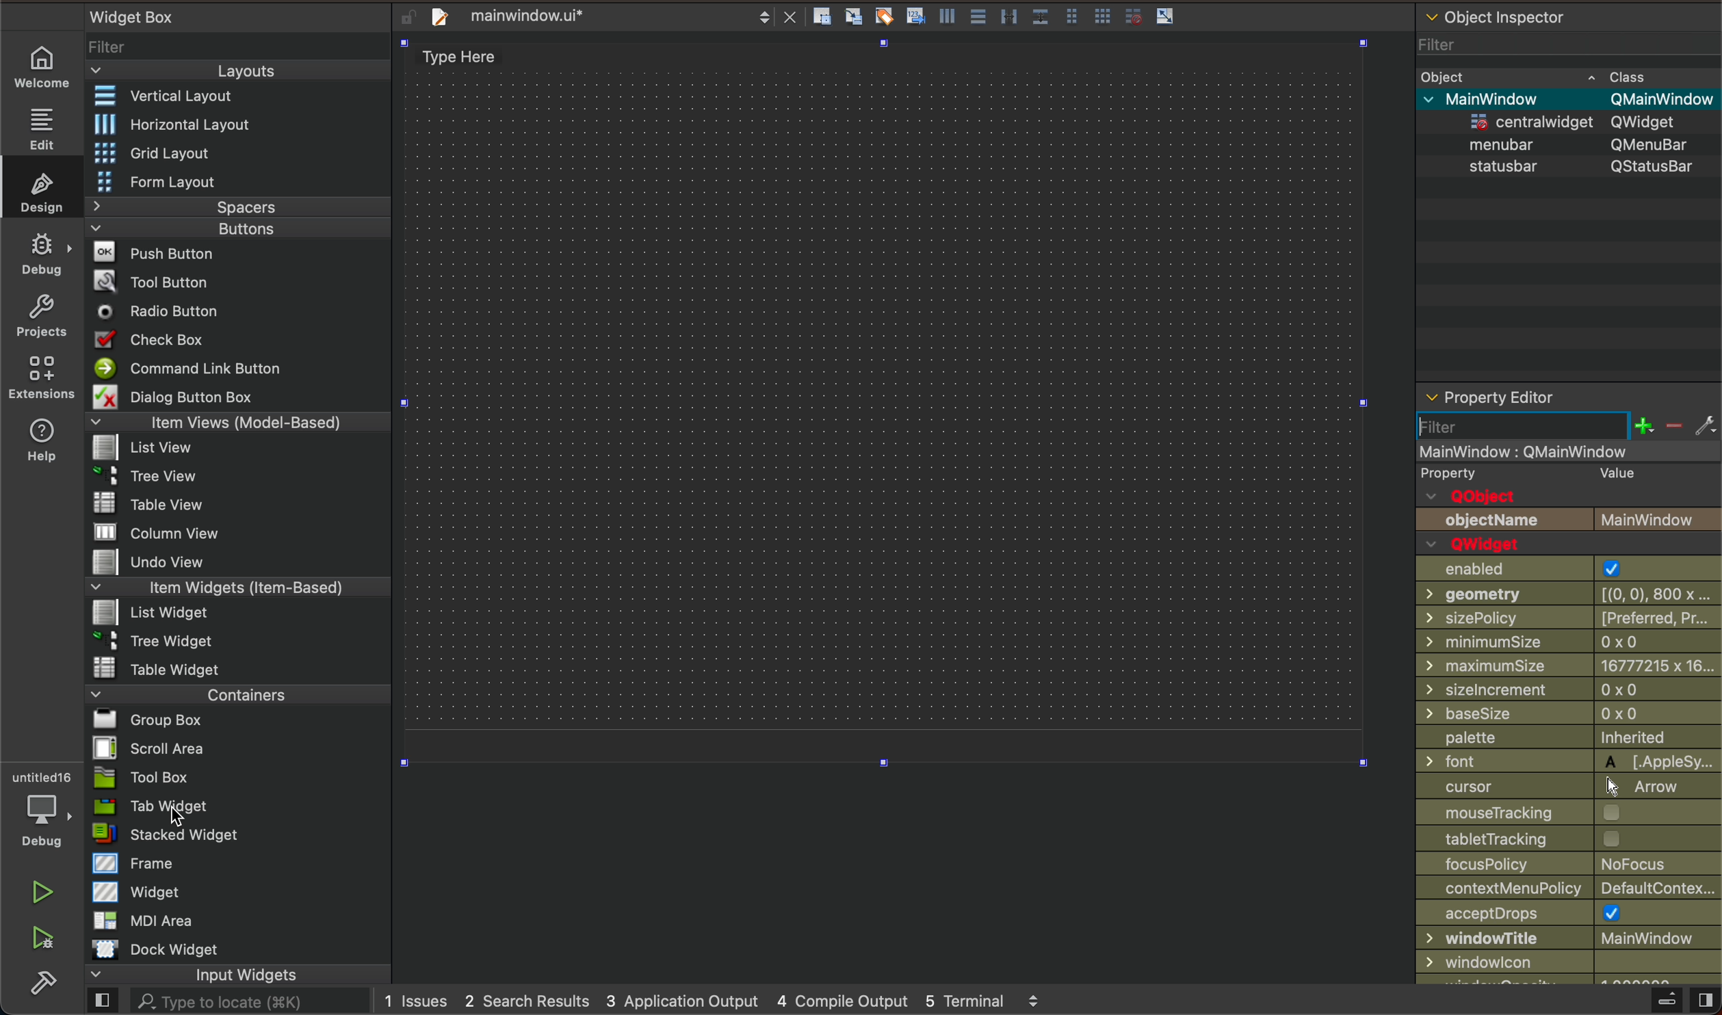  What do you see at coordinates (43, 124) in the screenshot?
I see `edit` at bounding box center [43, 124].